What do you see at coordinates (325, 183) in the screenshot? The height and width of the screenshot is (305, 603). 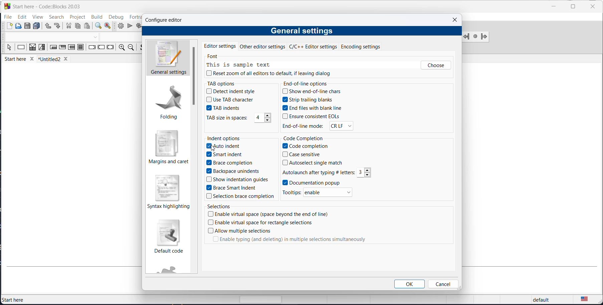 I see `documentation popup checkbox` at bounding box center [325, 183].